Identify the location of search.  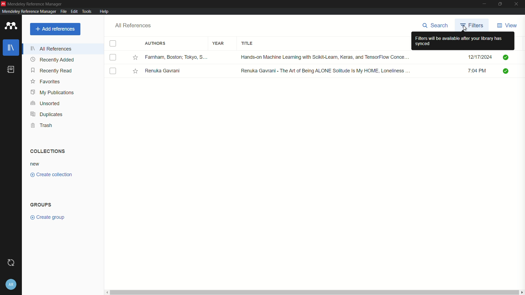
(435, 25).